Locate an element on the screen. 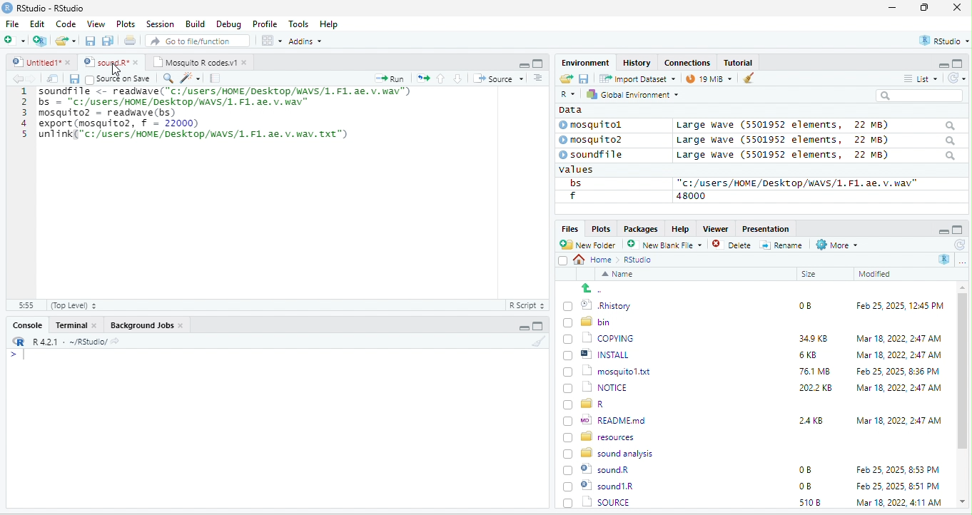 The image size is (972, 515). BD resources is located at coordinates (602, 435).